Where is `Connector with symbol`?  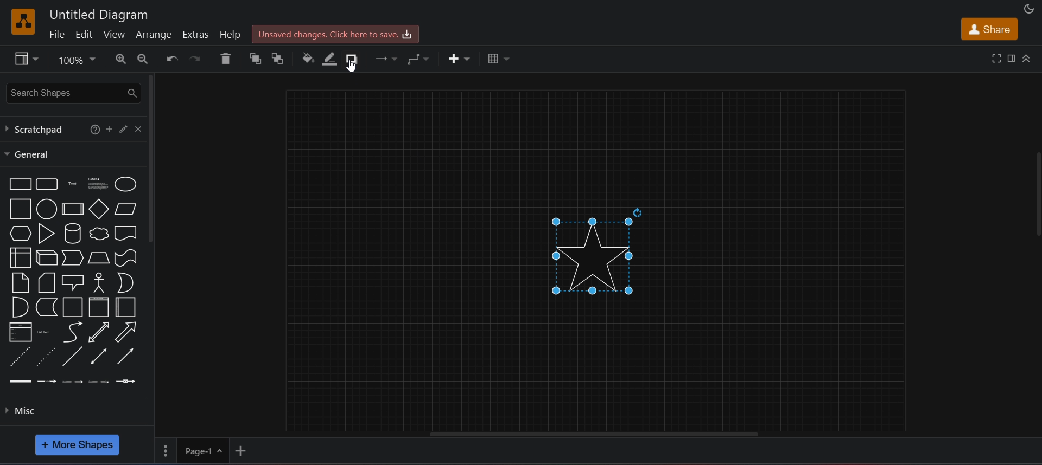 Connector with symbol is located at coordinates (128, 380).